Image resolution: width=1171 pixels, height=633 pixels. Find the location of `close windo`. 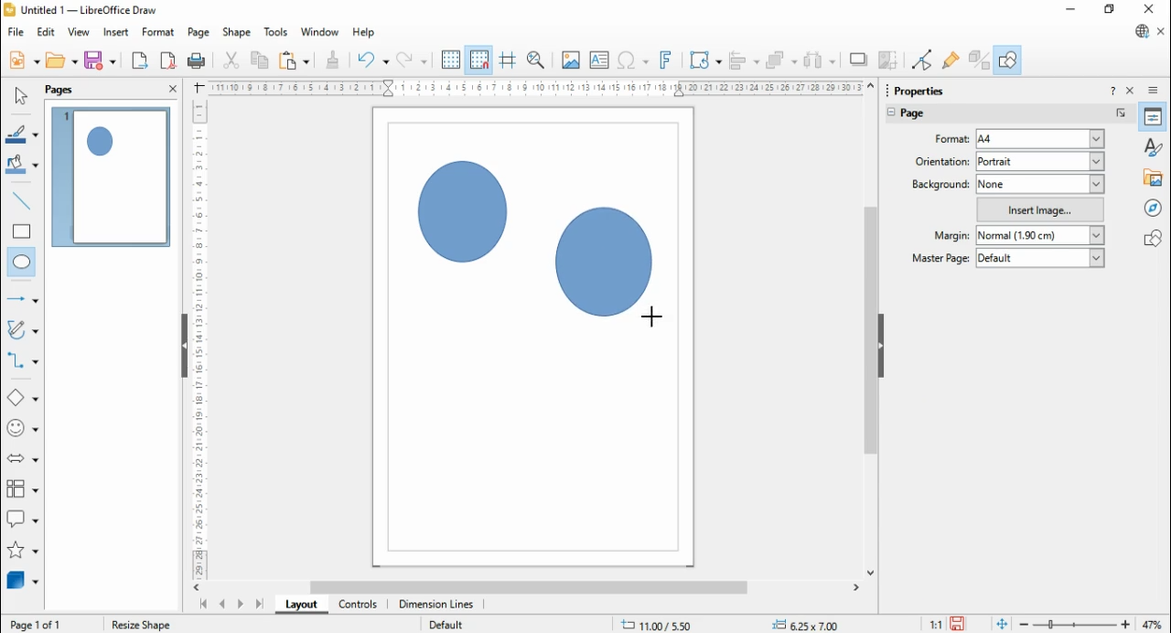

close windo is located at coordinates (1152, 10).